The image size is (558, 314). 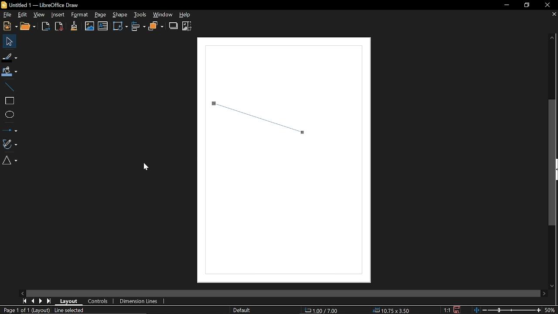 What do you see at coordinates (9, 57) in the screenshot?
I see `Fll line` at bounding box center [9, 57].